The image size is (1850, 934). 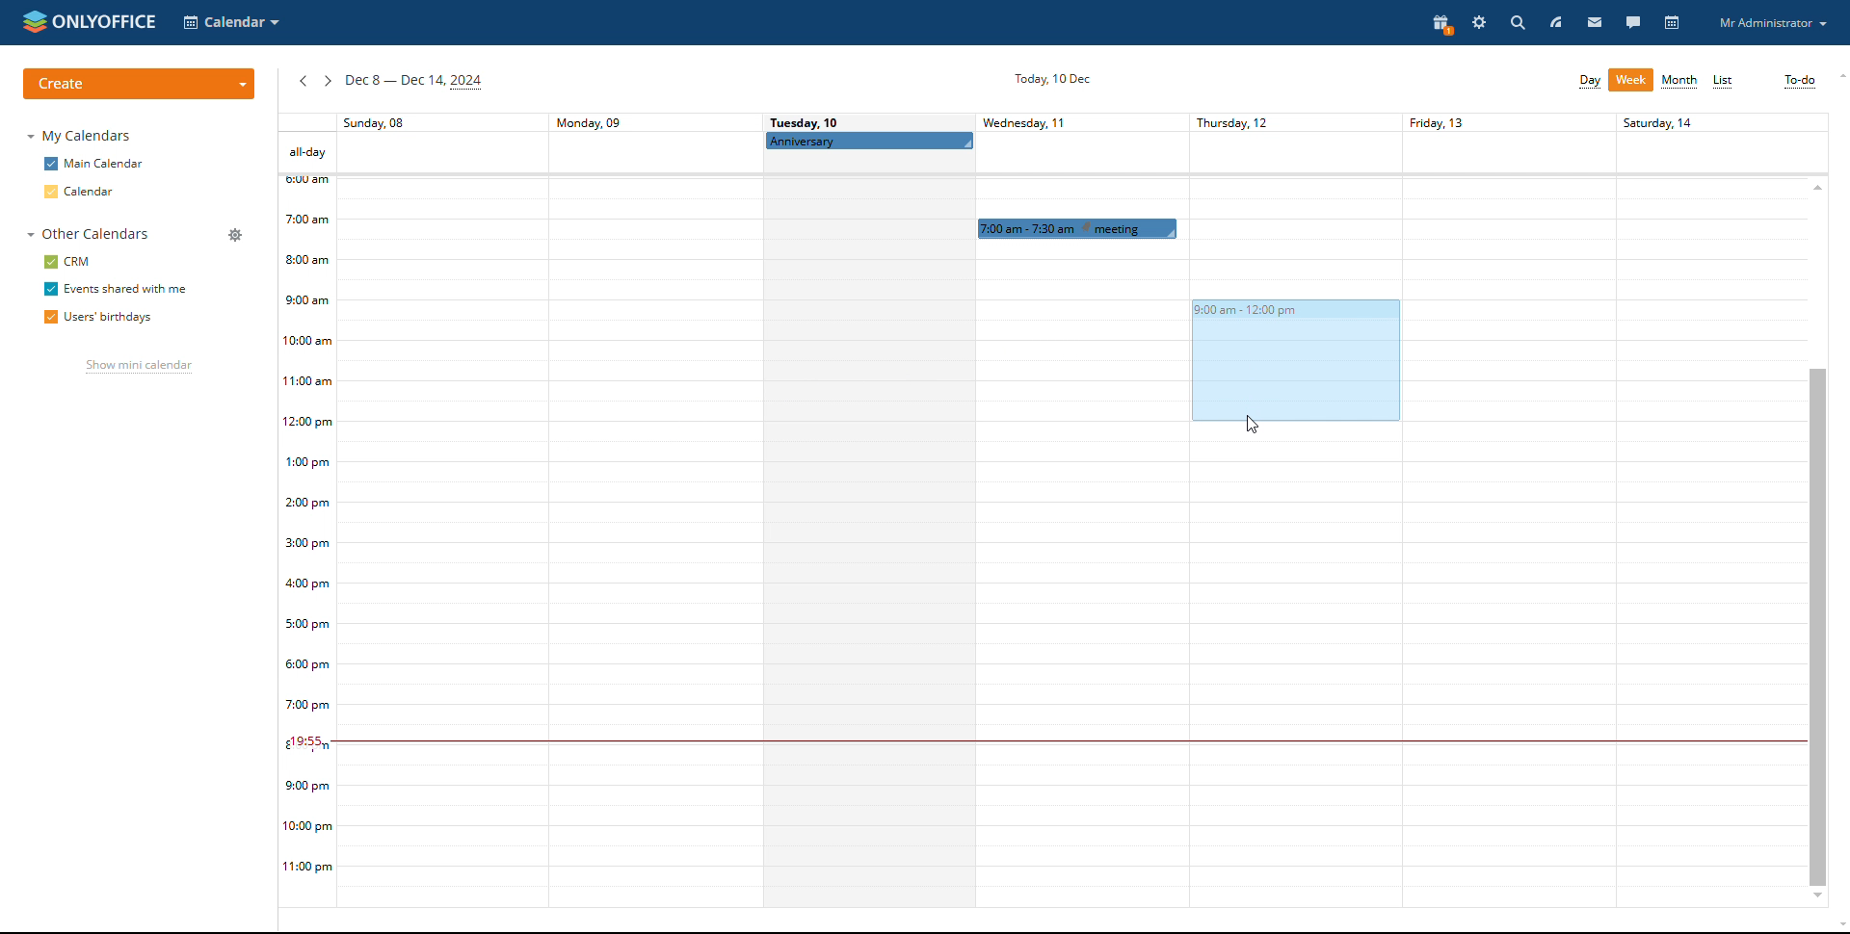 What do you see at coordinates (1282, 121) in the screenshot?
I see `Thursday, 12` at bounding box center [1282, 121].